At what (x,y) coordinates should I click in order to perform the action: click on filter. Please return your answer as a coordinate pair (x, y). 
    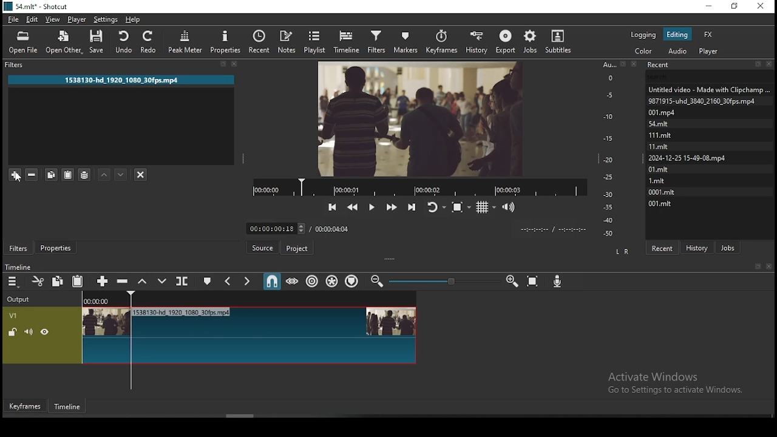
    Looking at the image, I should click on (126, 65).